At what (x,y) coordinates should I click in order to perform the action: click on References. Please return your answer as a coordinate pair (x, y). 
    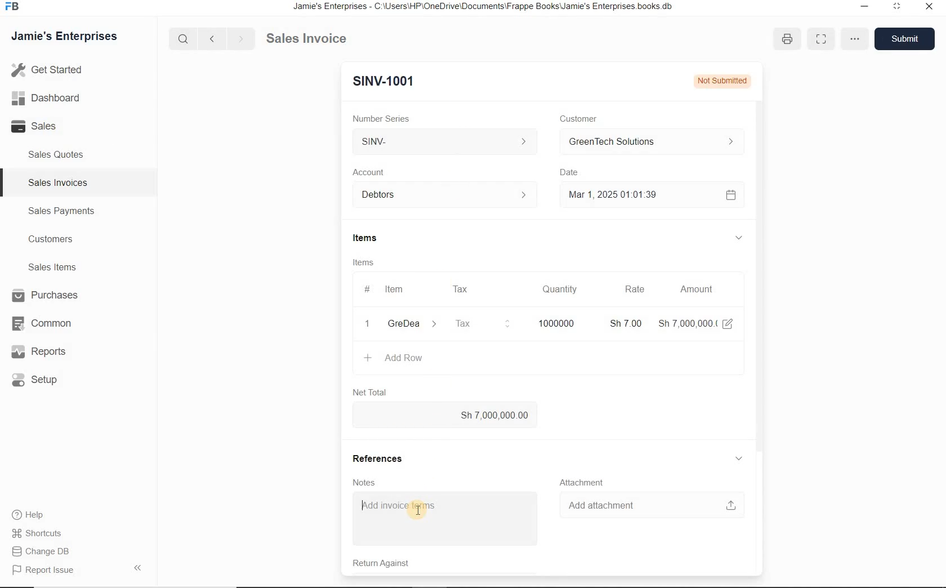
    Looking at the image, I should click on (381, 457).